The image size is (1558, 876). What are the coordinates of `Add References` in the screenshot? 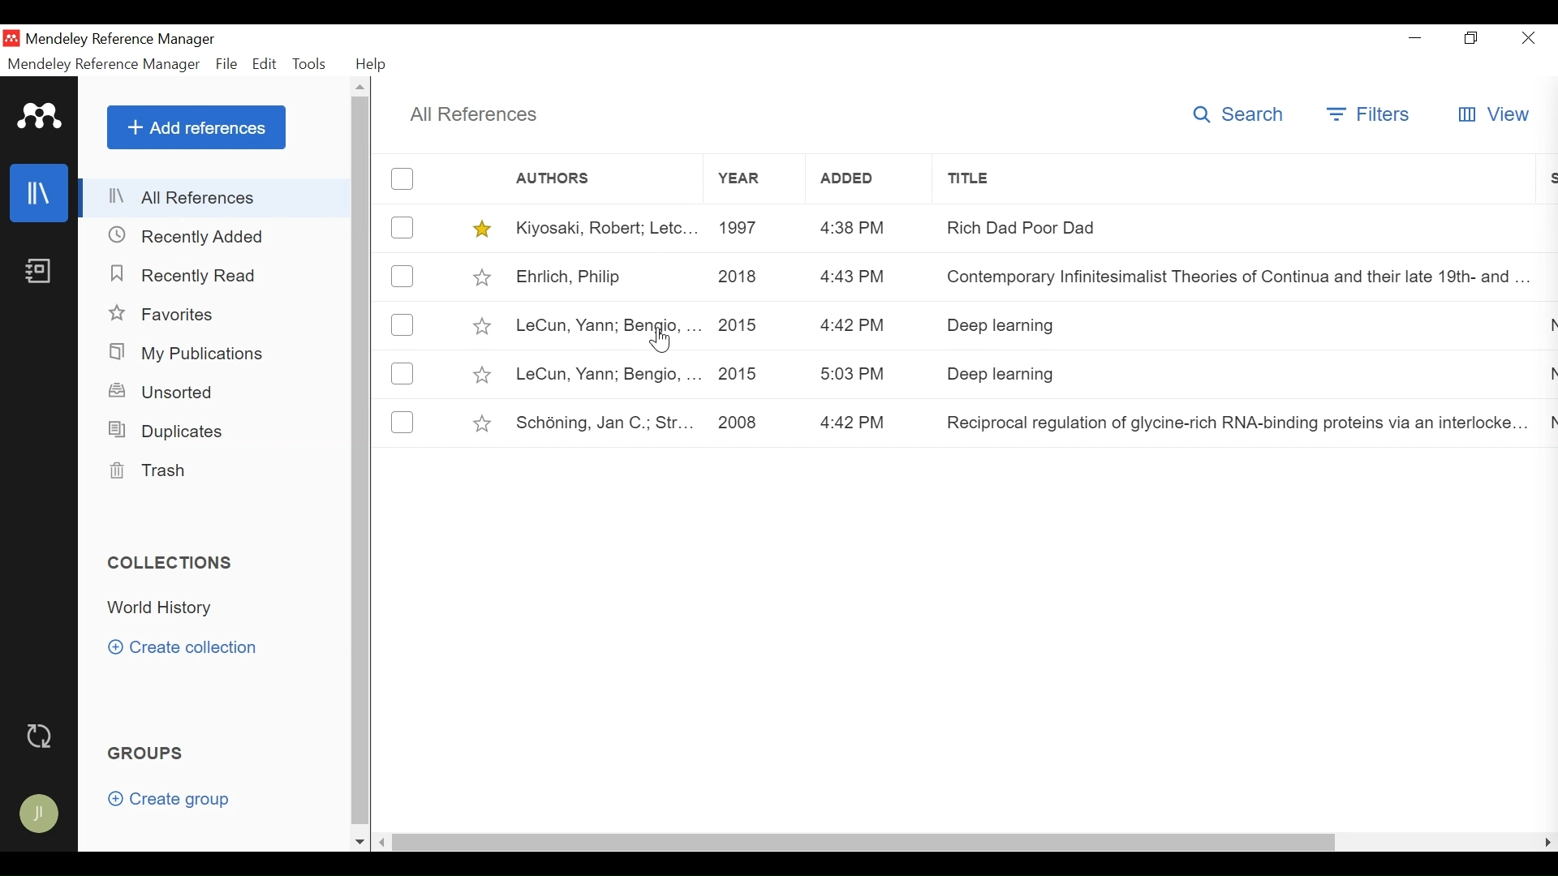 It's located at (196, 127).